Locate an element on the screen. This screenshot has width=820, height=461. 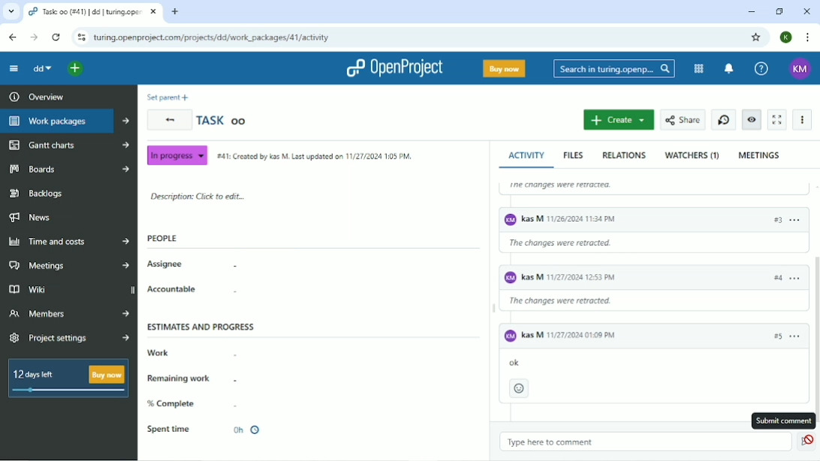
Time and costs is located at coordinates (68, 241).